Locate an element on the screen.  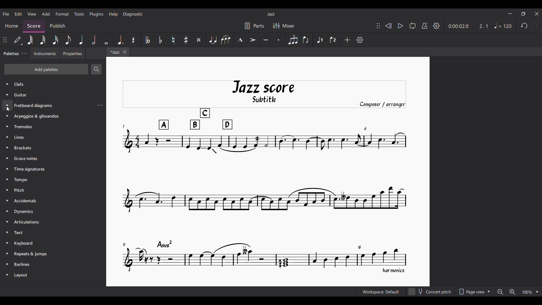
Close tab is located at coordinates (125, 52).